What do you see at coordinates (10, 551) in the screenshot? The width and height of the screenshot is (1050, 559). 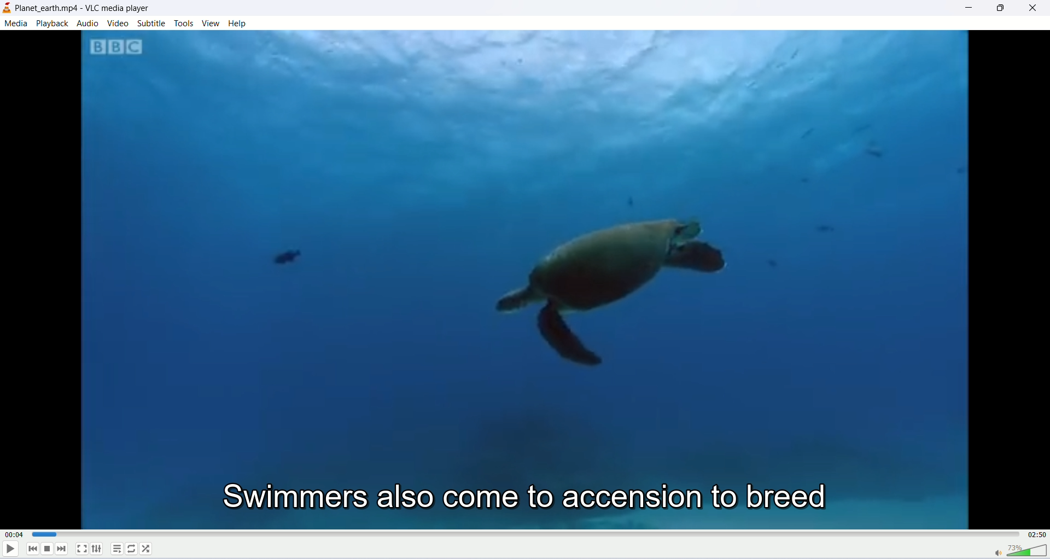 I see `play/pause` at bounding box center [10, 551].